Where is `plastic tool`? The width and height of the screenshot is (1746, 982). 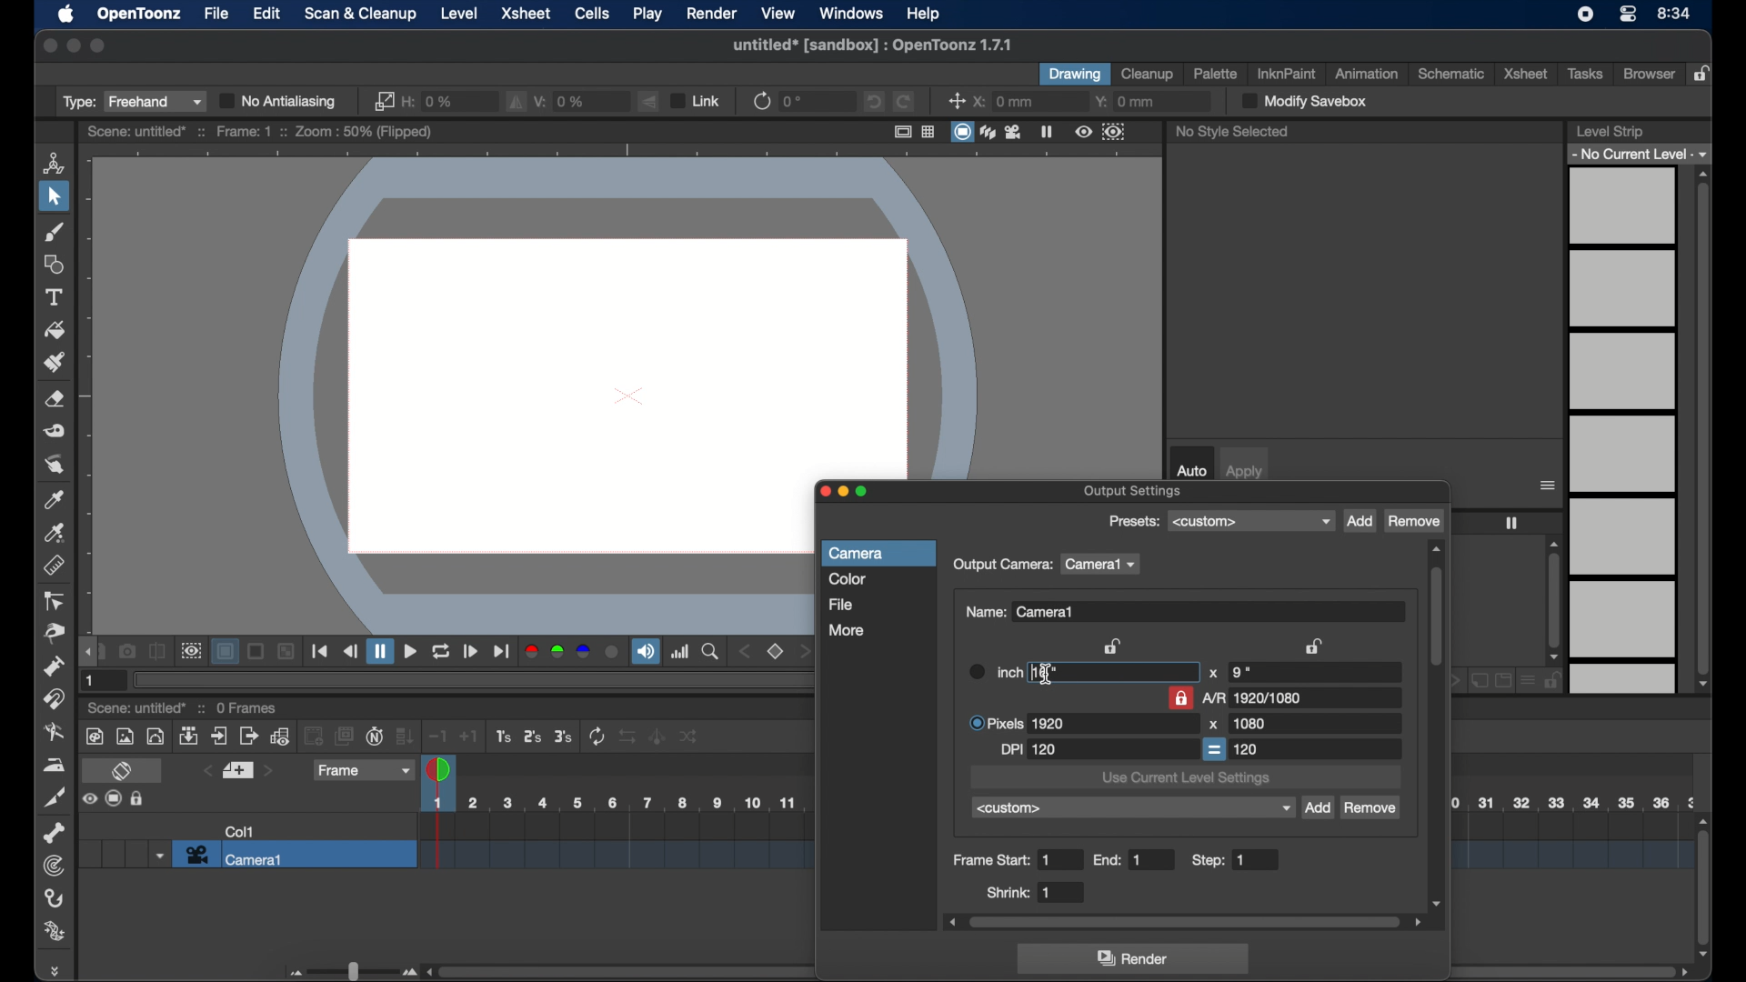 plastic tool is located at coordinates (55, 932).